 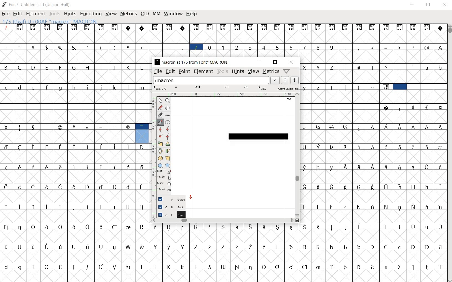 What do you see at coordinates (88, 47) in the screenshot?
I see `'` at bounding box center [88, 47].